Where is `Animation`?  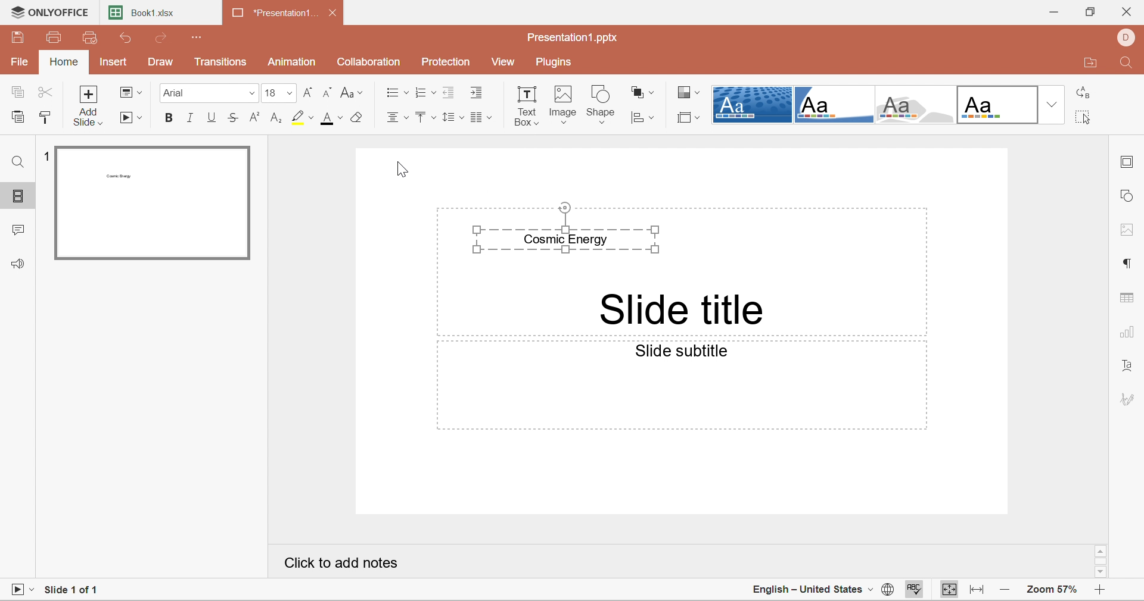
Animation is located at coordinates (291, 62).